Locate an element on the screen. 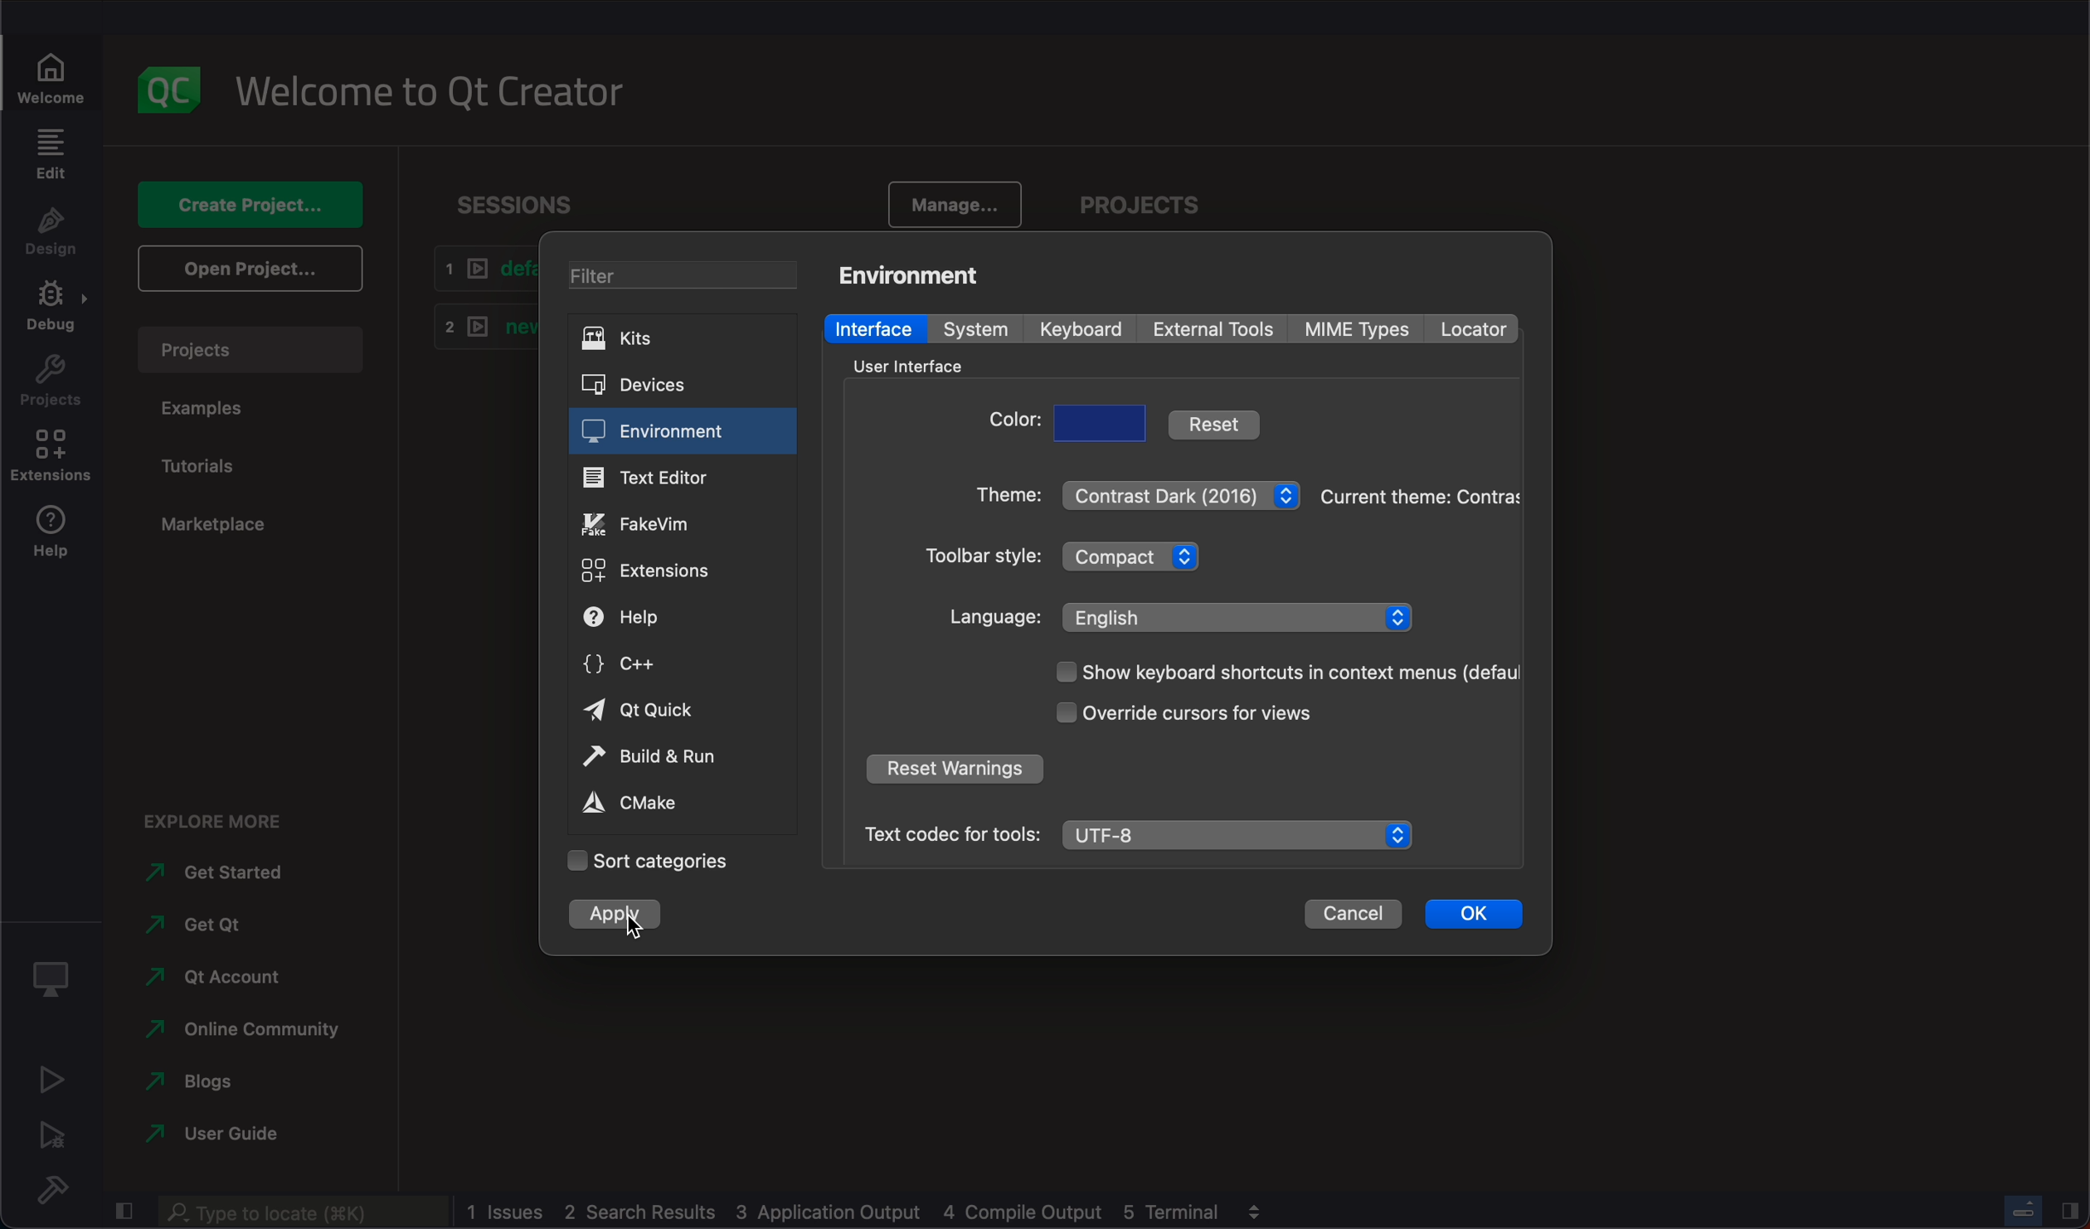 This screenshot has height=1229, width=2090. build is located at coordinates (680, 758).